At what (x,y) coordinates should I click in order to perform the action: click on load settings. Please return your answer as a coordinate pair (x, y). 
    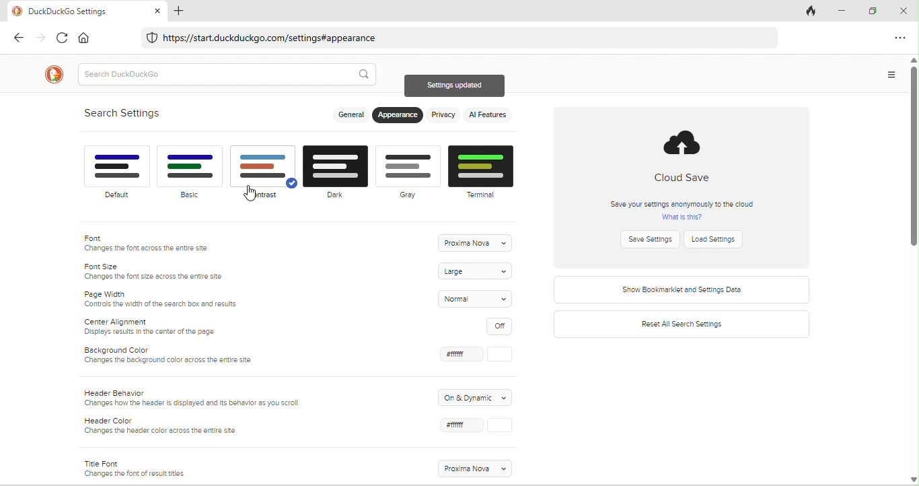
    Looking at the image, I should click on (721, 240).